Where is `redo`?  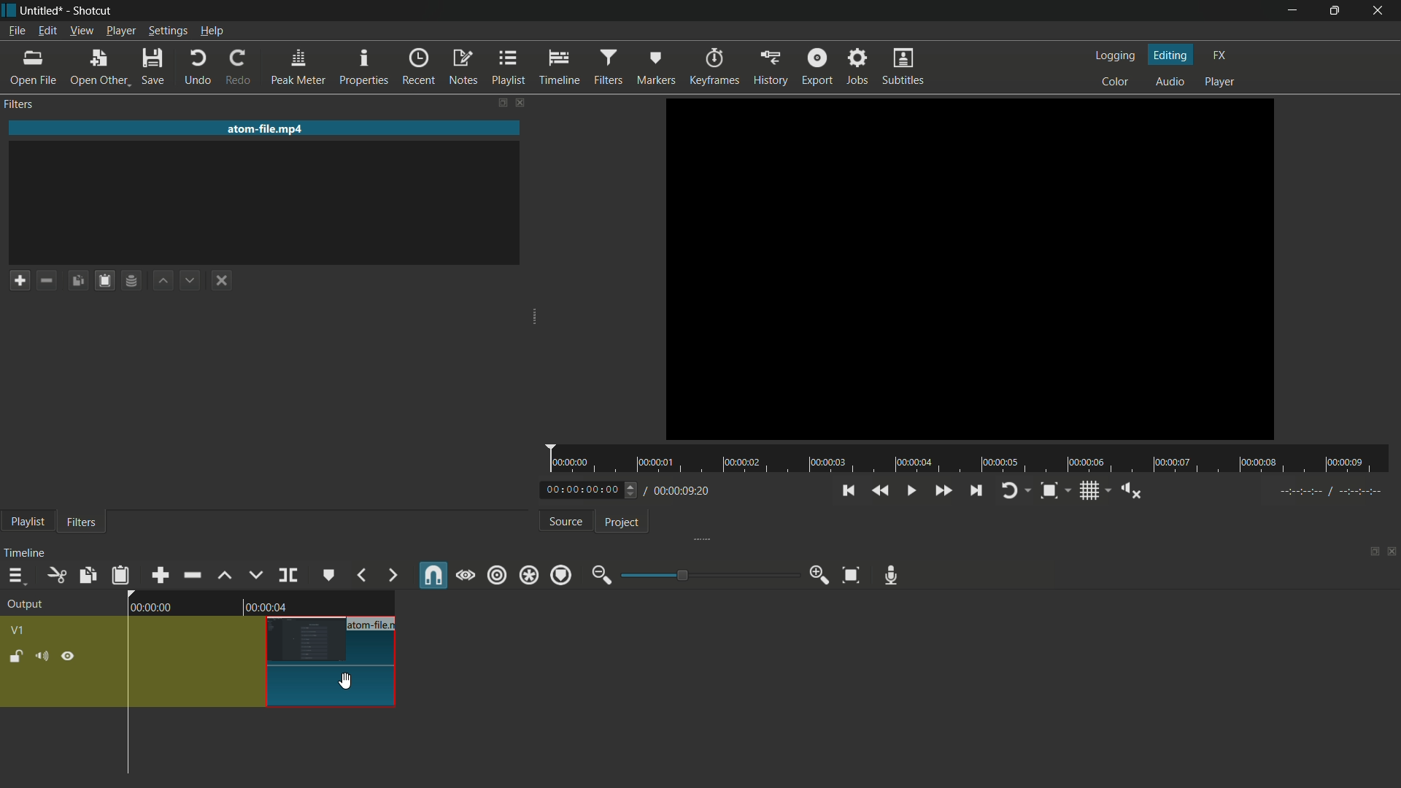 redo is located at coordinates (236, 68).